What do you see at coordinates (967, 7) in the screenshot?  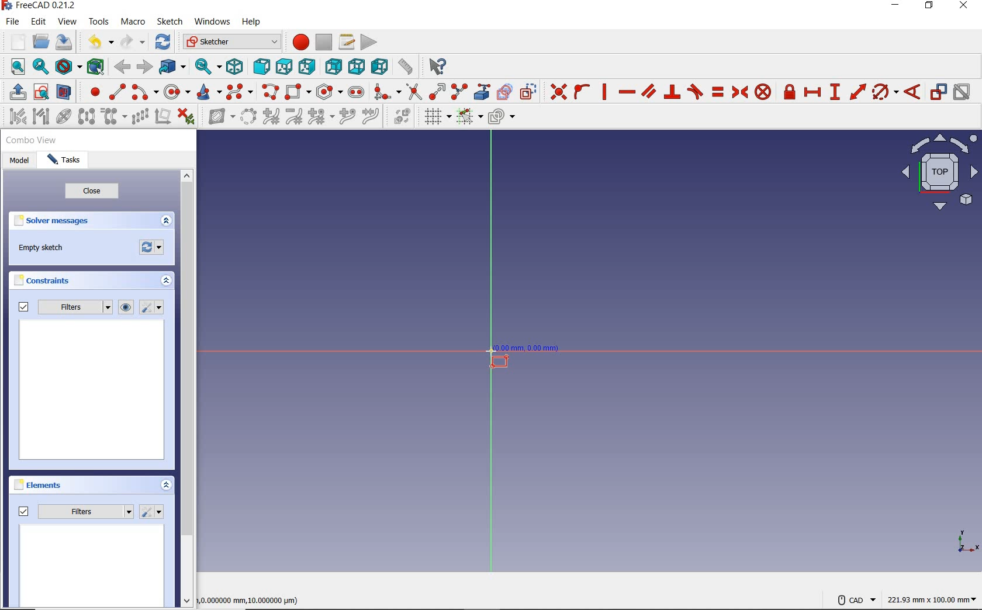 I see `close` at bounding box center [967, 7].